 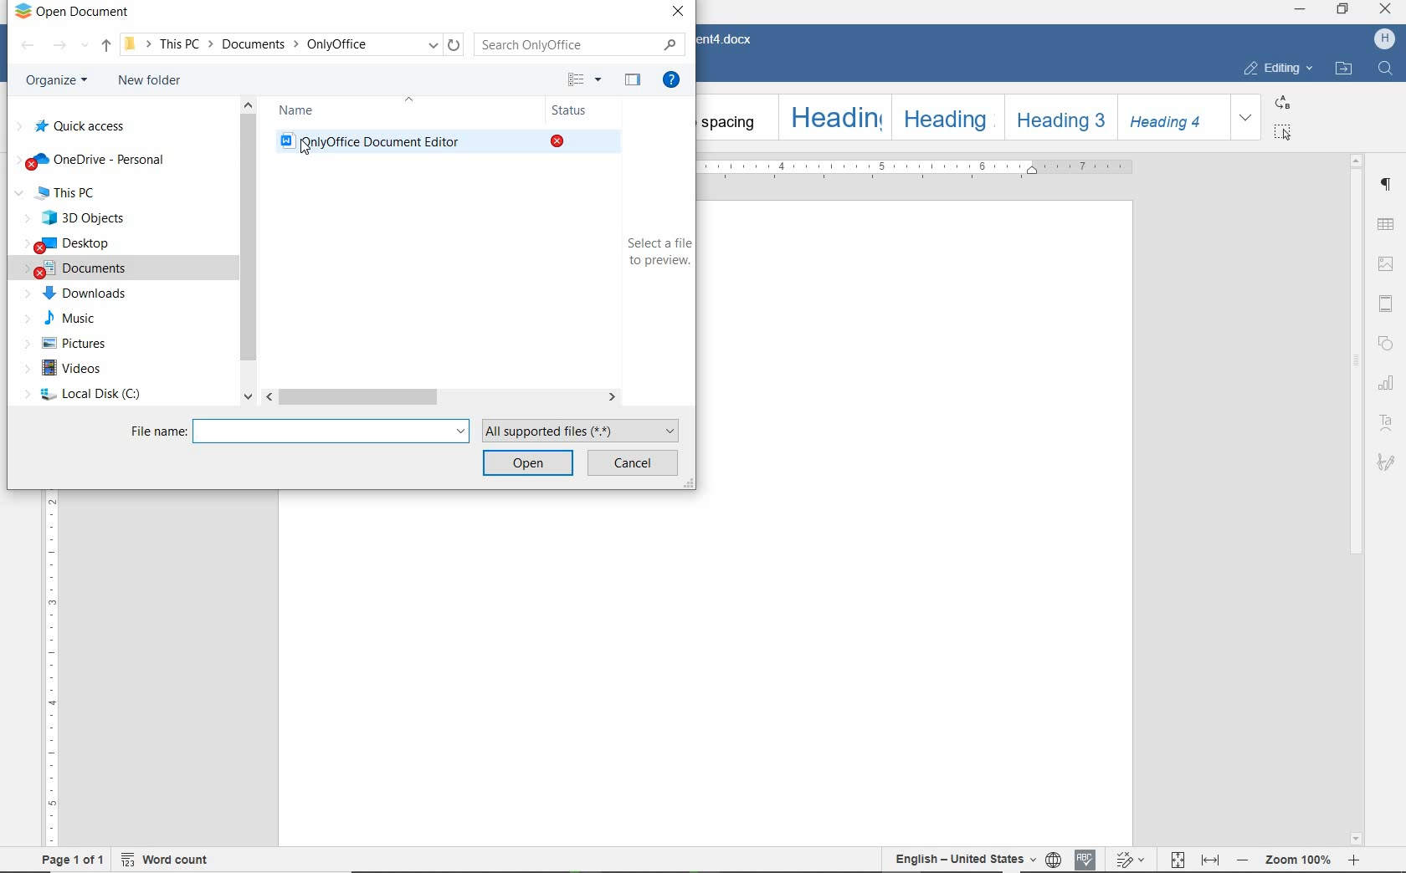 What do you see at coordinates (74, 861) in the screenshot?
I see `page 1 of 1` at bounding box center [74, 861].